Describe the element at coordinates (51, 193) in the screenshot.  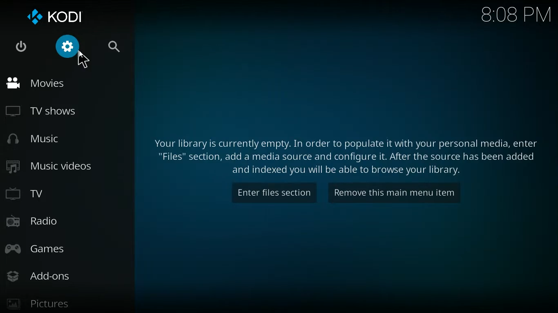
I see `tv` at that location.